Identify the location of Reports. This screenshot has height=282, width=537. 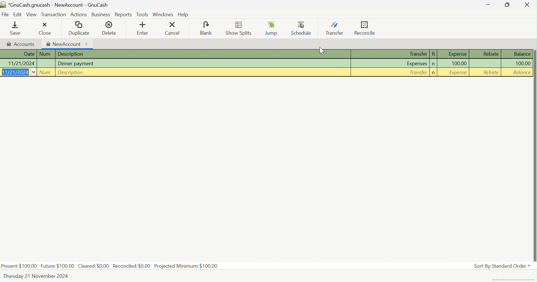
(123, 15).